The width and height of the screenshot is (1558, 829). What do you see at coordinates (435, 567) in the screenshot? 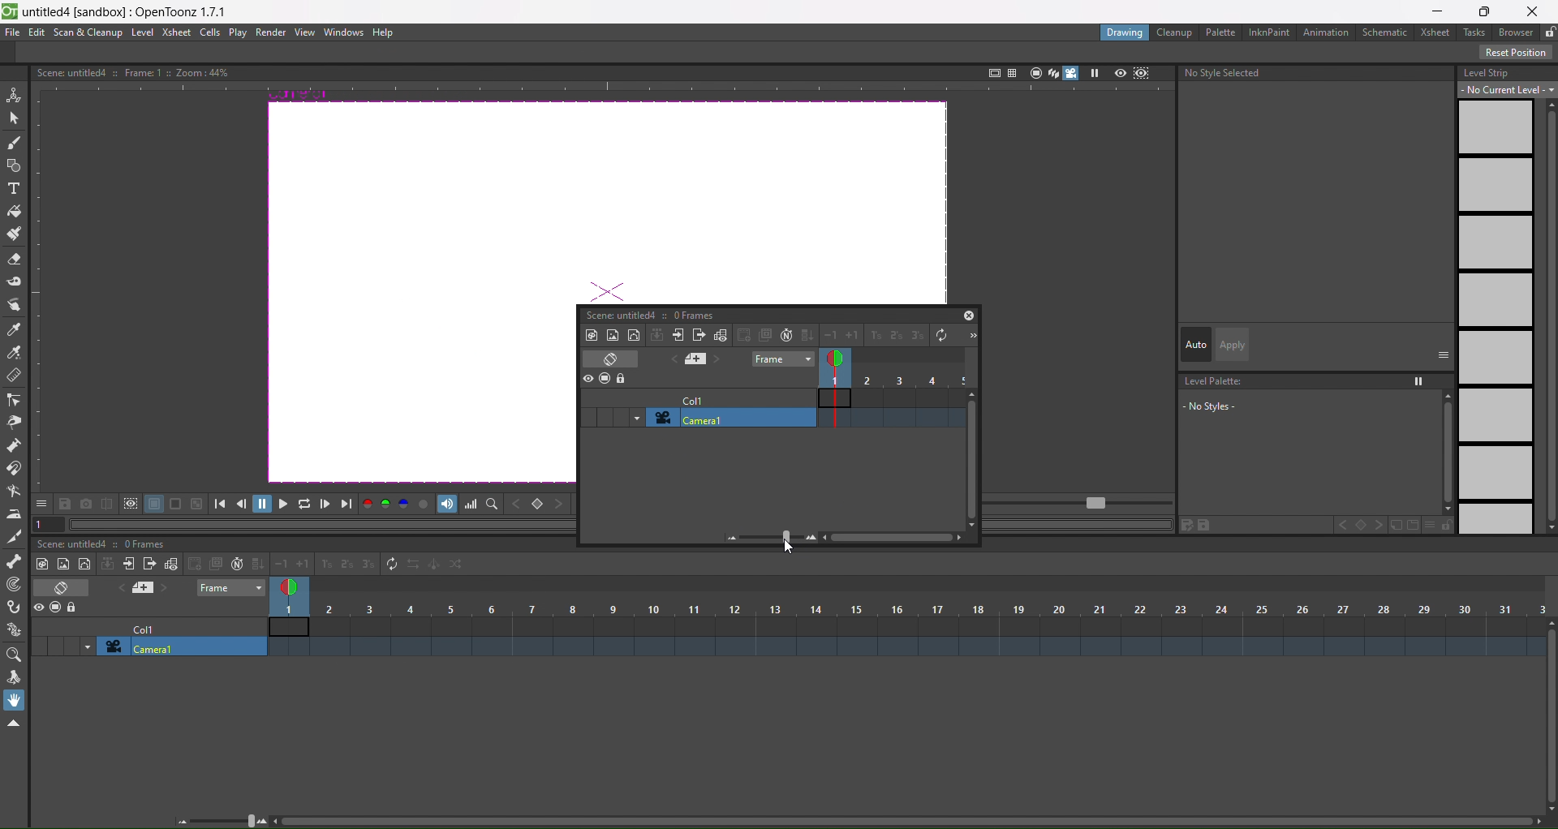
I see `swing` at bounding box center [435, 567].